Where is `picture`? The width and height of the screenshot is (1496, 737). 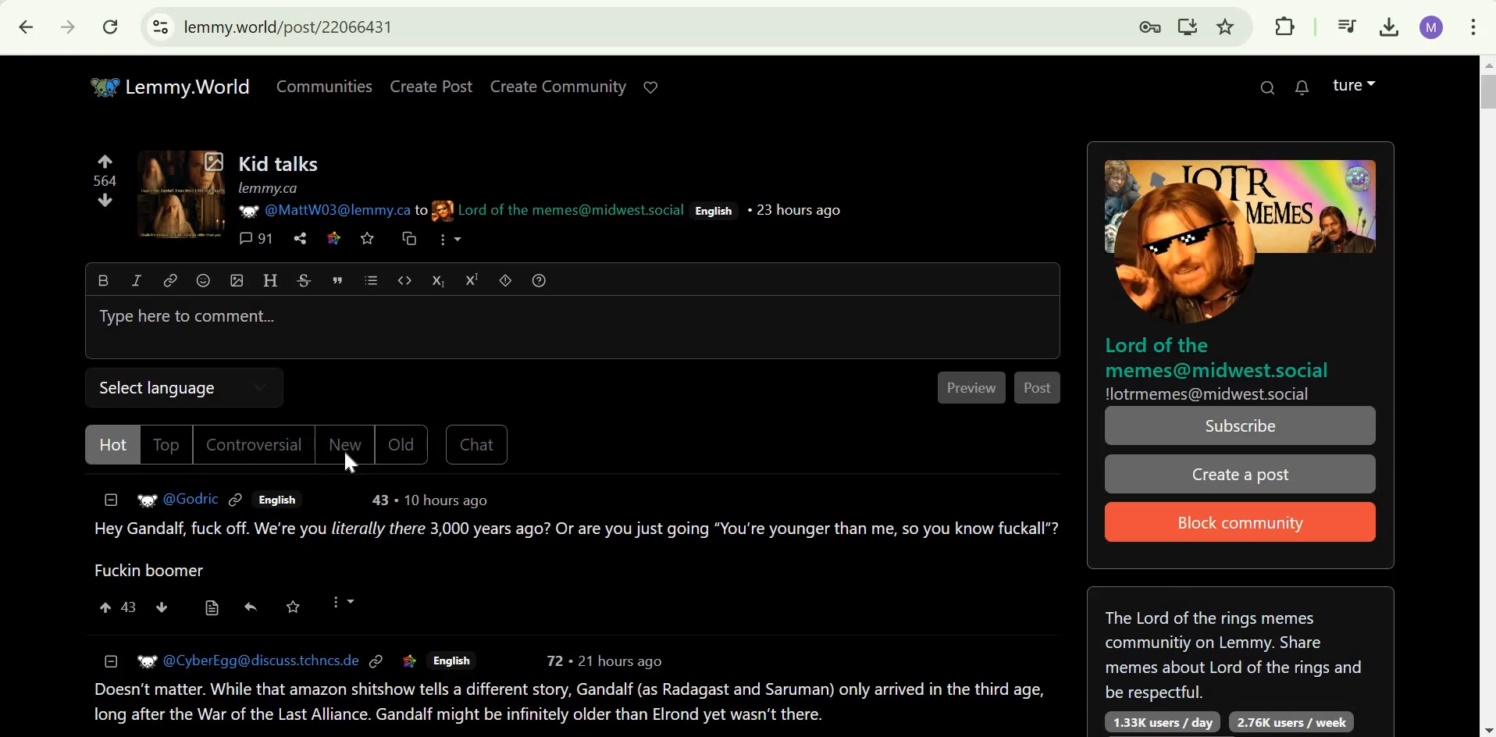 picture is located at coordinates (245, 210).